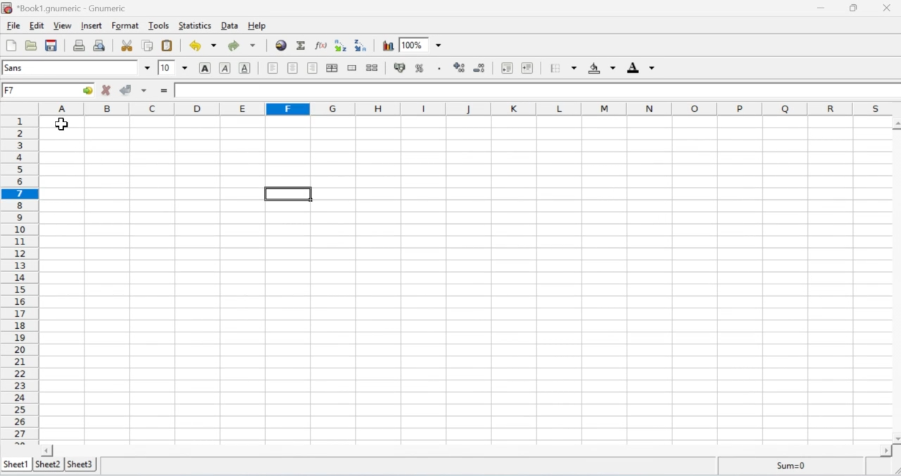  I want to click on Sum=0, so click(800, 466).